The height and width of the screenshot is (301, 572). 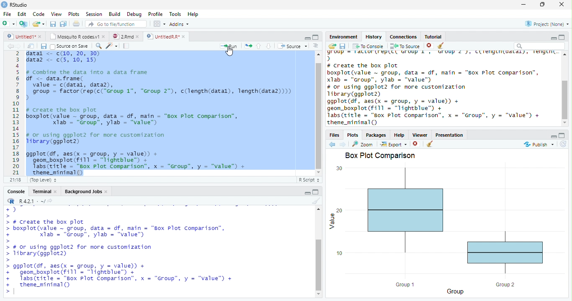 What do you see at coordinates (540, 46) in the screenshot?
I see `Search bar` at bounding box center [540, 46].